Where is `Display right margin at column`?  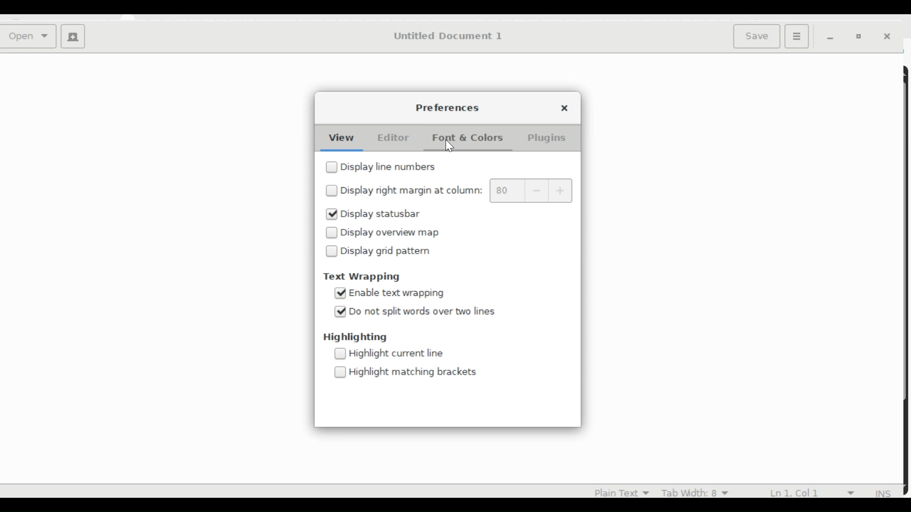 Display right margin at column is located at coordinates (414, 191).